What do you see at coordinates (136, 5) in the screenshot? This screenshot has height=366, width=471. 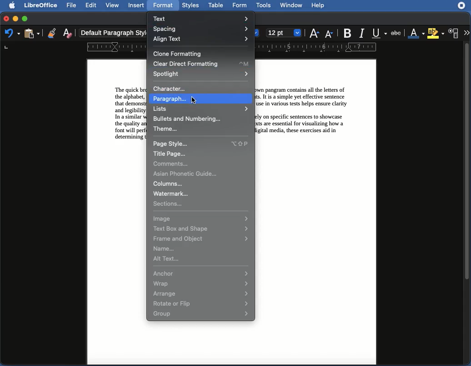 I see `Insert` at bounding box center [136, 5].